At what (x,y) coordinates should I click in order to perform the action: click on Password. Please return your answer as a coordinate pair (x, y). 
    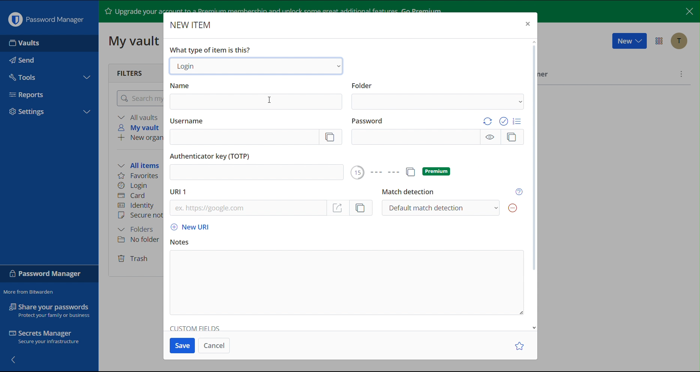
    Looking at the image, I should click on (438, 131).